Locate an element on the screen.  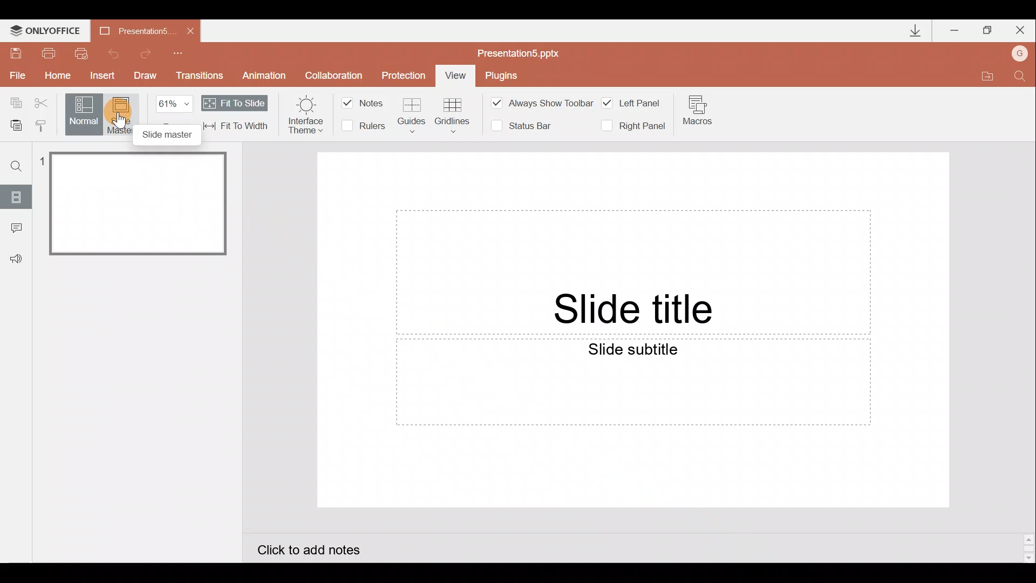
Guides is located at coordinates (412, 115).